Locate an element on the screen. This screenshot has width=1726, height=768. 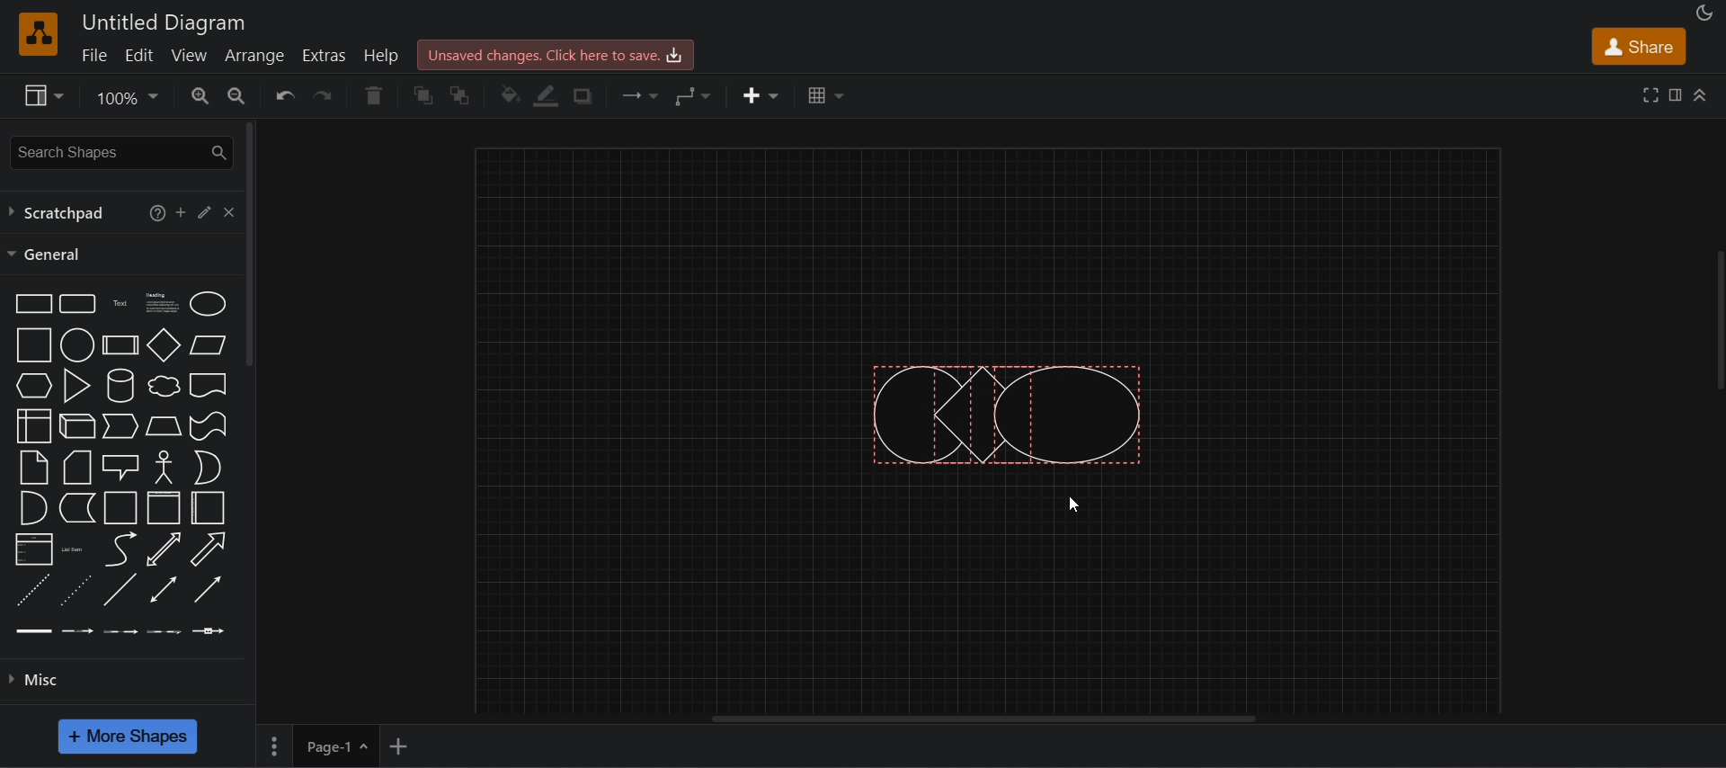
fullscreen is located at coordinates (1651, 94).